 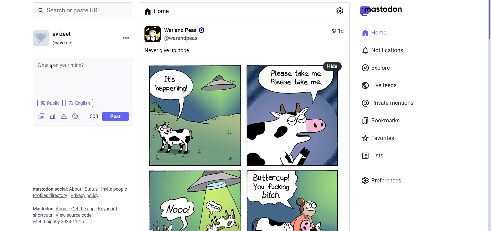 What do you see at coordinates (186, 29) in the screenshot?
I see `War and Peas` at bounding box center [186, 29].